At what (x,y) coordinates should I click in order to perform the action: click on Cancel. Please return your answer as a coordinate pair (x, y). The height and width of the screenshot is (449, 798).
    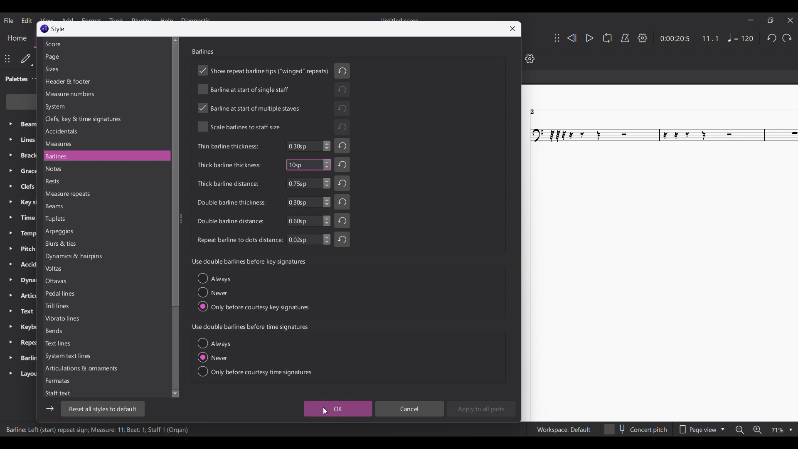
    Looking at the image, I should click on (410, 408).